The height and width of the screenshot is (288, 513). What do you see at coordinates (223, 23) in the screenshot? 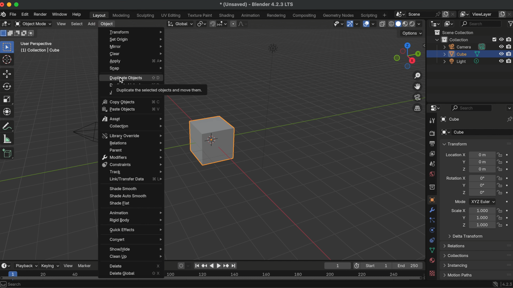
I see `snapping` at bounding box center [223, 23].